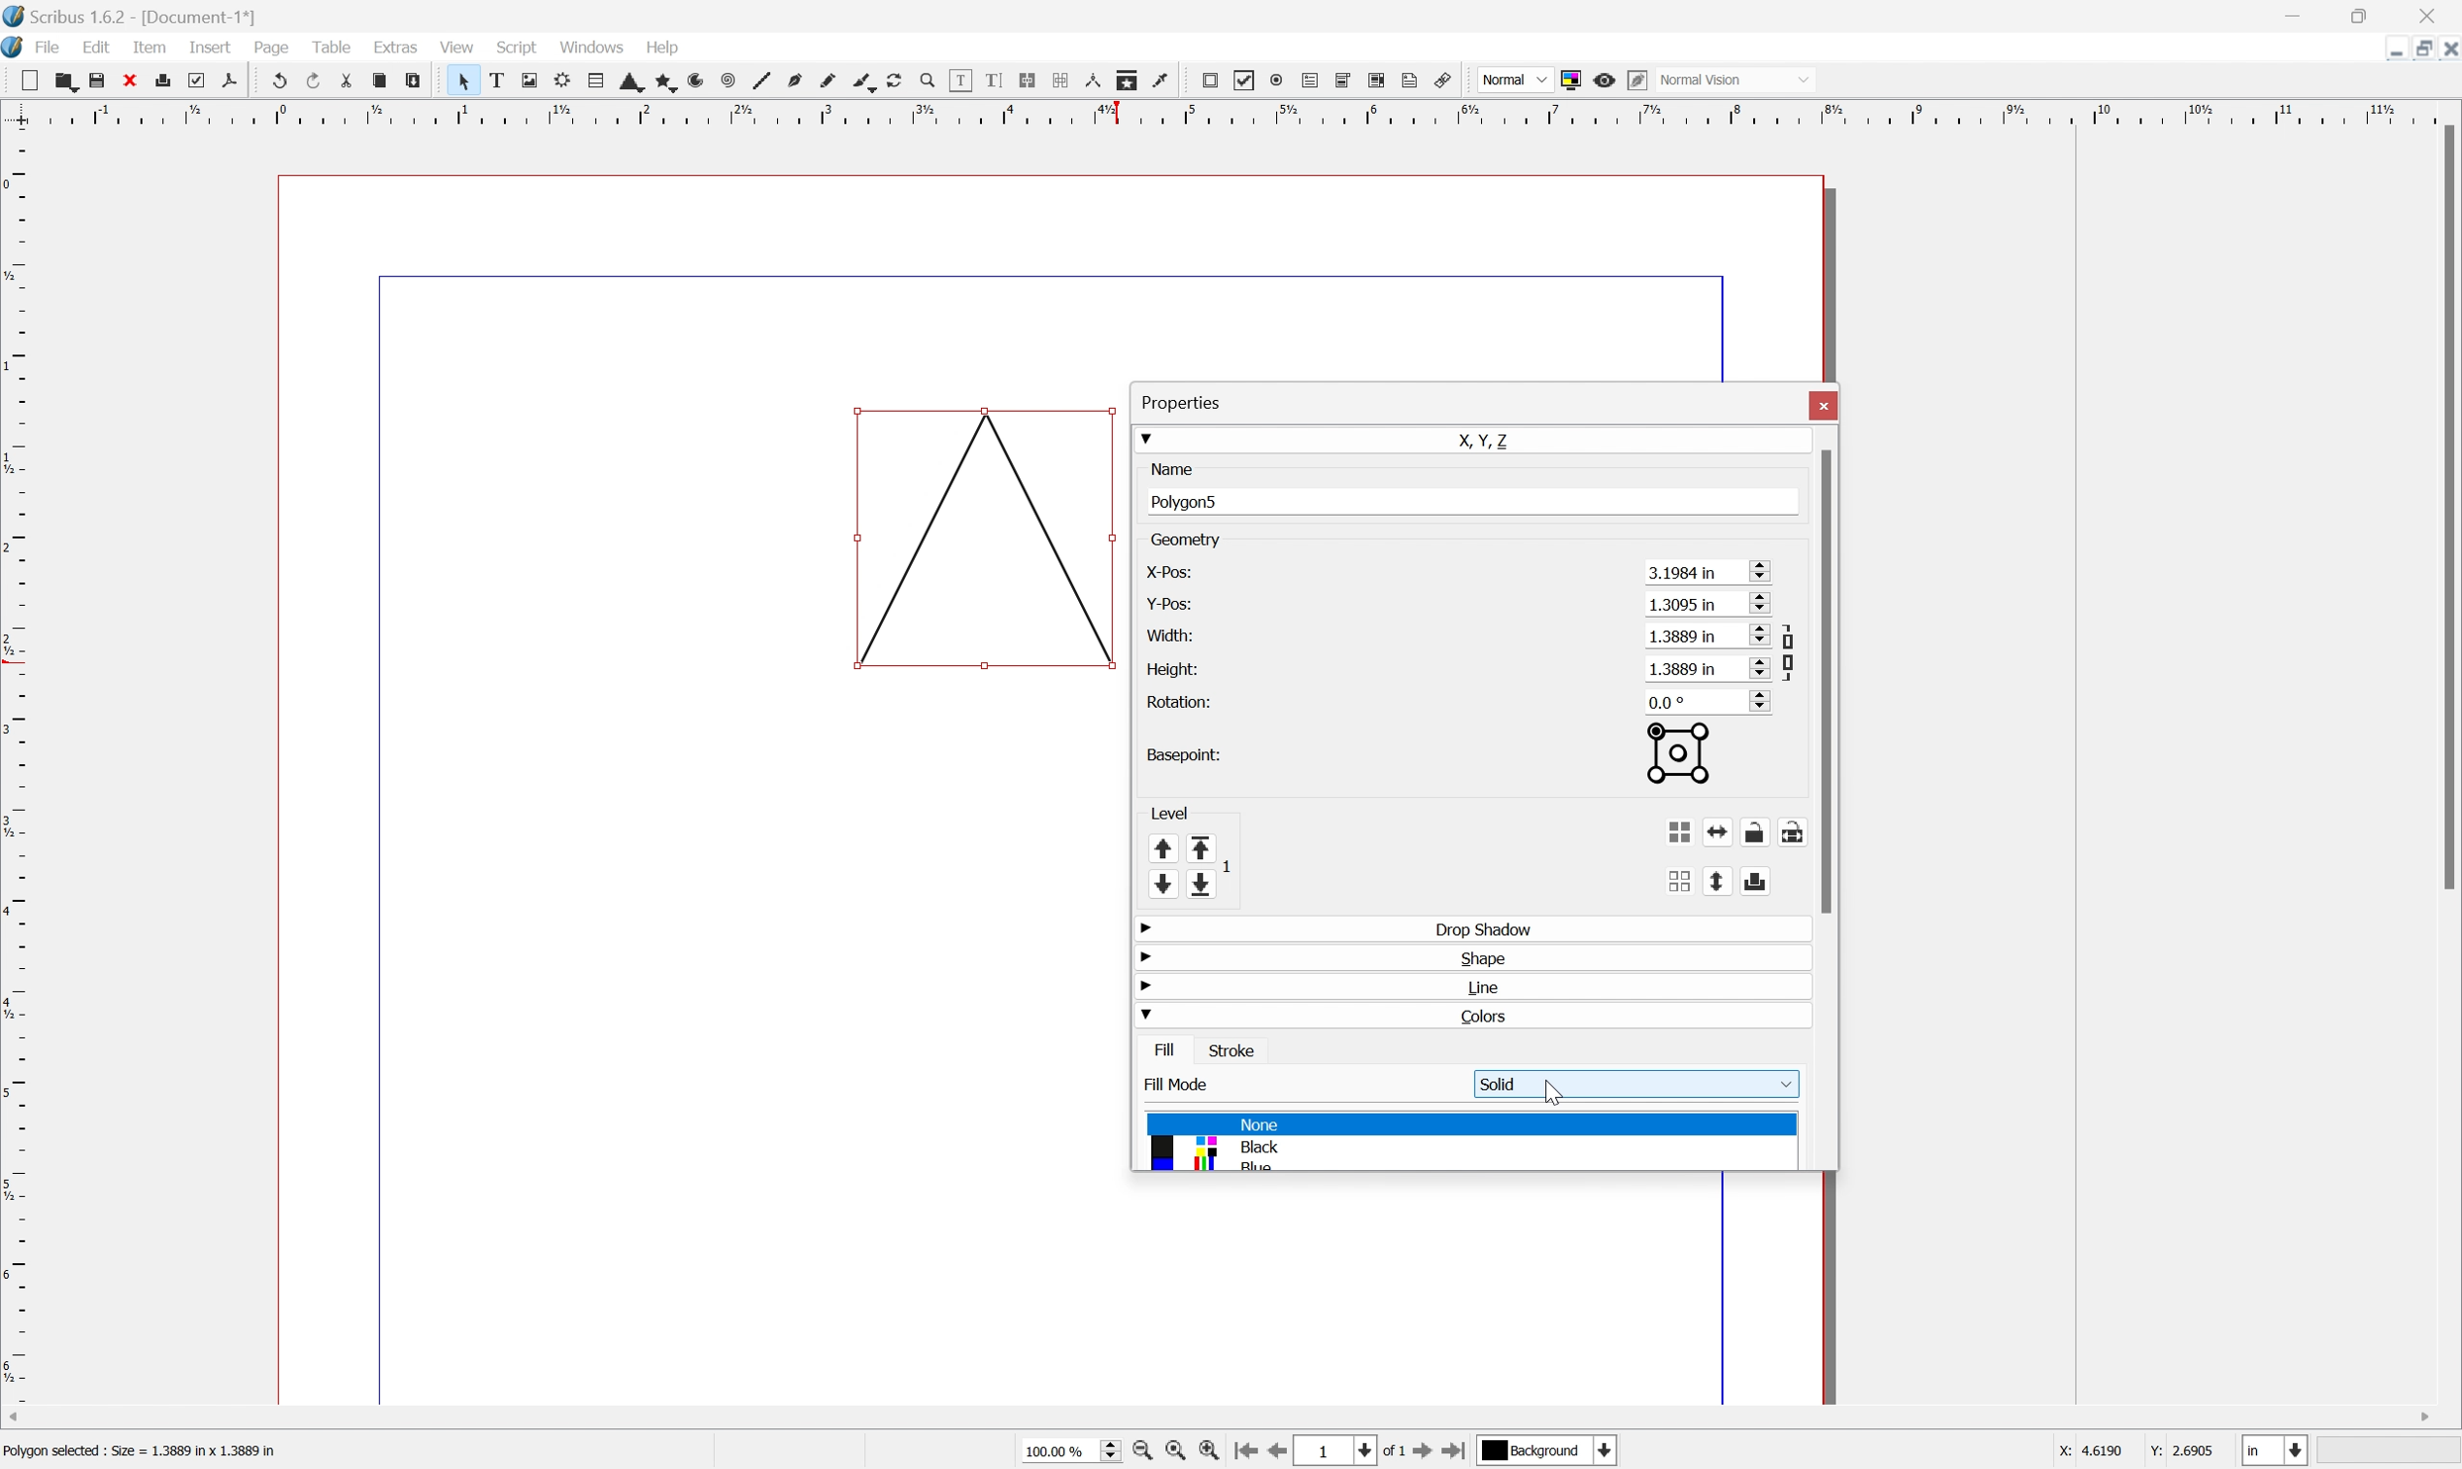 This screenshot has width=2462, height=1469. I want to click on Scale, so click(16, 767).